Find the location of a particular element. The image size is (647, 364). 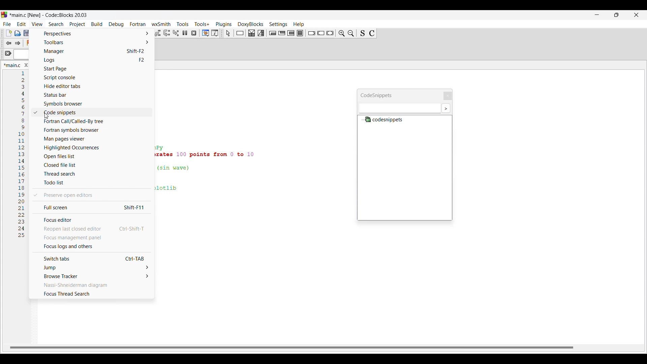

Code line is located at coordinates (21, 159).